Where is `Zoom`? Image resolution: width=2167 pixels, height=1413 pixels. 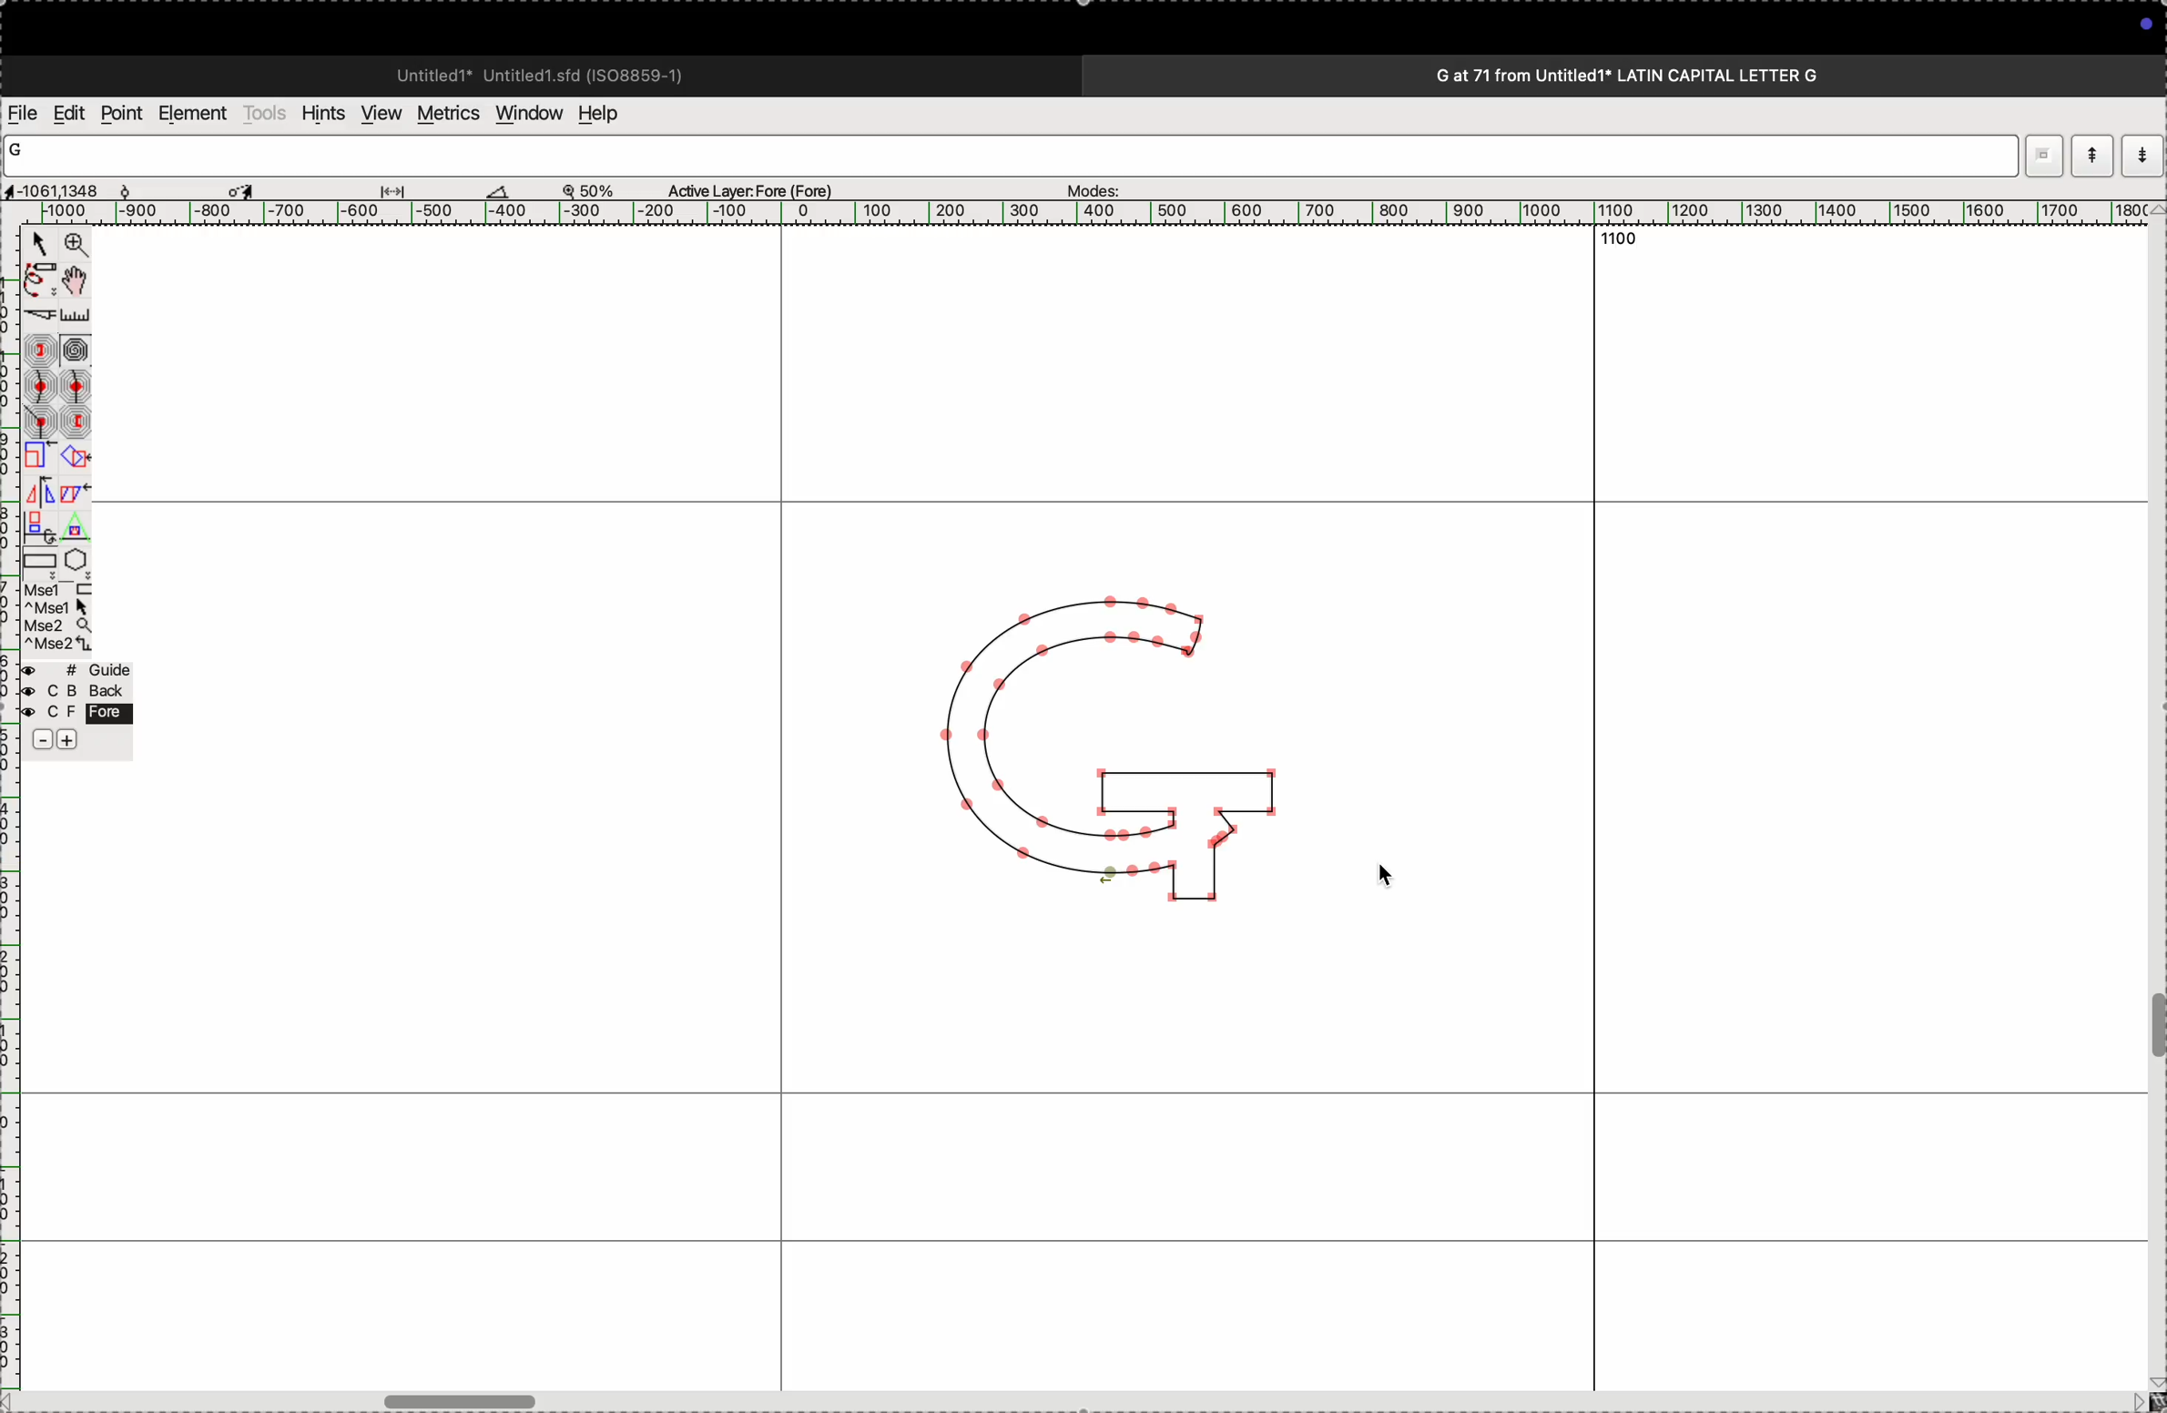
Zoom is located at coordinates (75, 245).